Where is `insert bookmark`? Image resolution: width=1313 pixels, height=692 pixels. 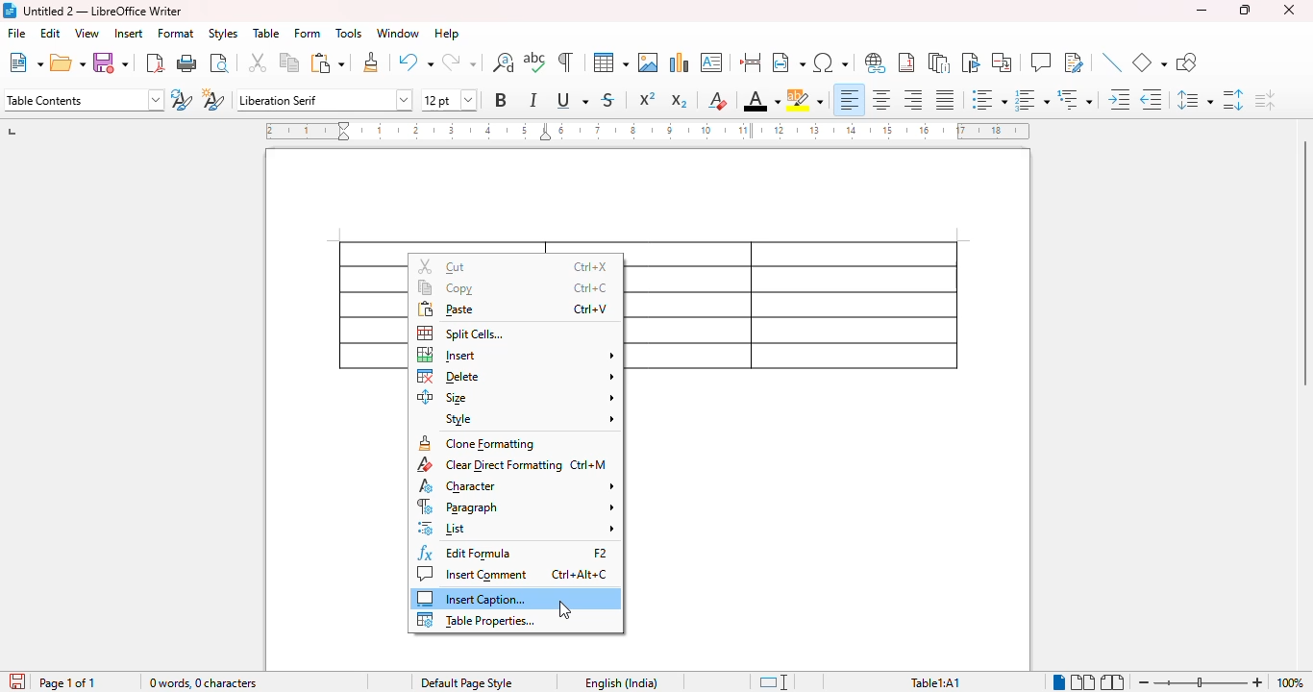
insert bookmark is located at coordinates (972, 62).